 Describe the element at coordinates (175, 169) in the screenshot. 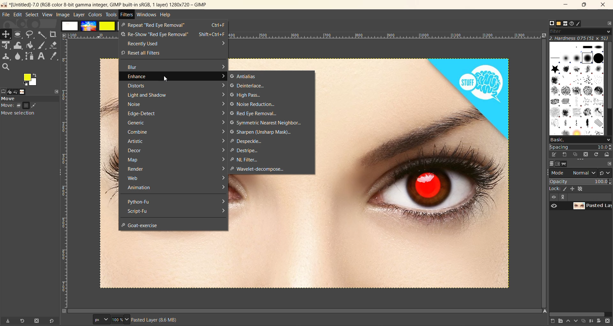

I see `render` at that location.